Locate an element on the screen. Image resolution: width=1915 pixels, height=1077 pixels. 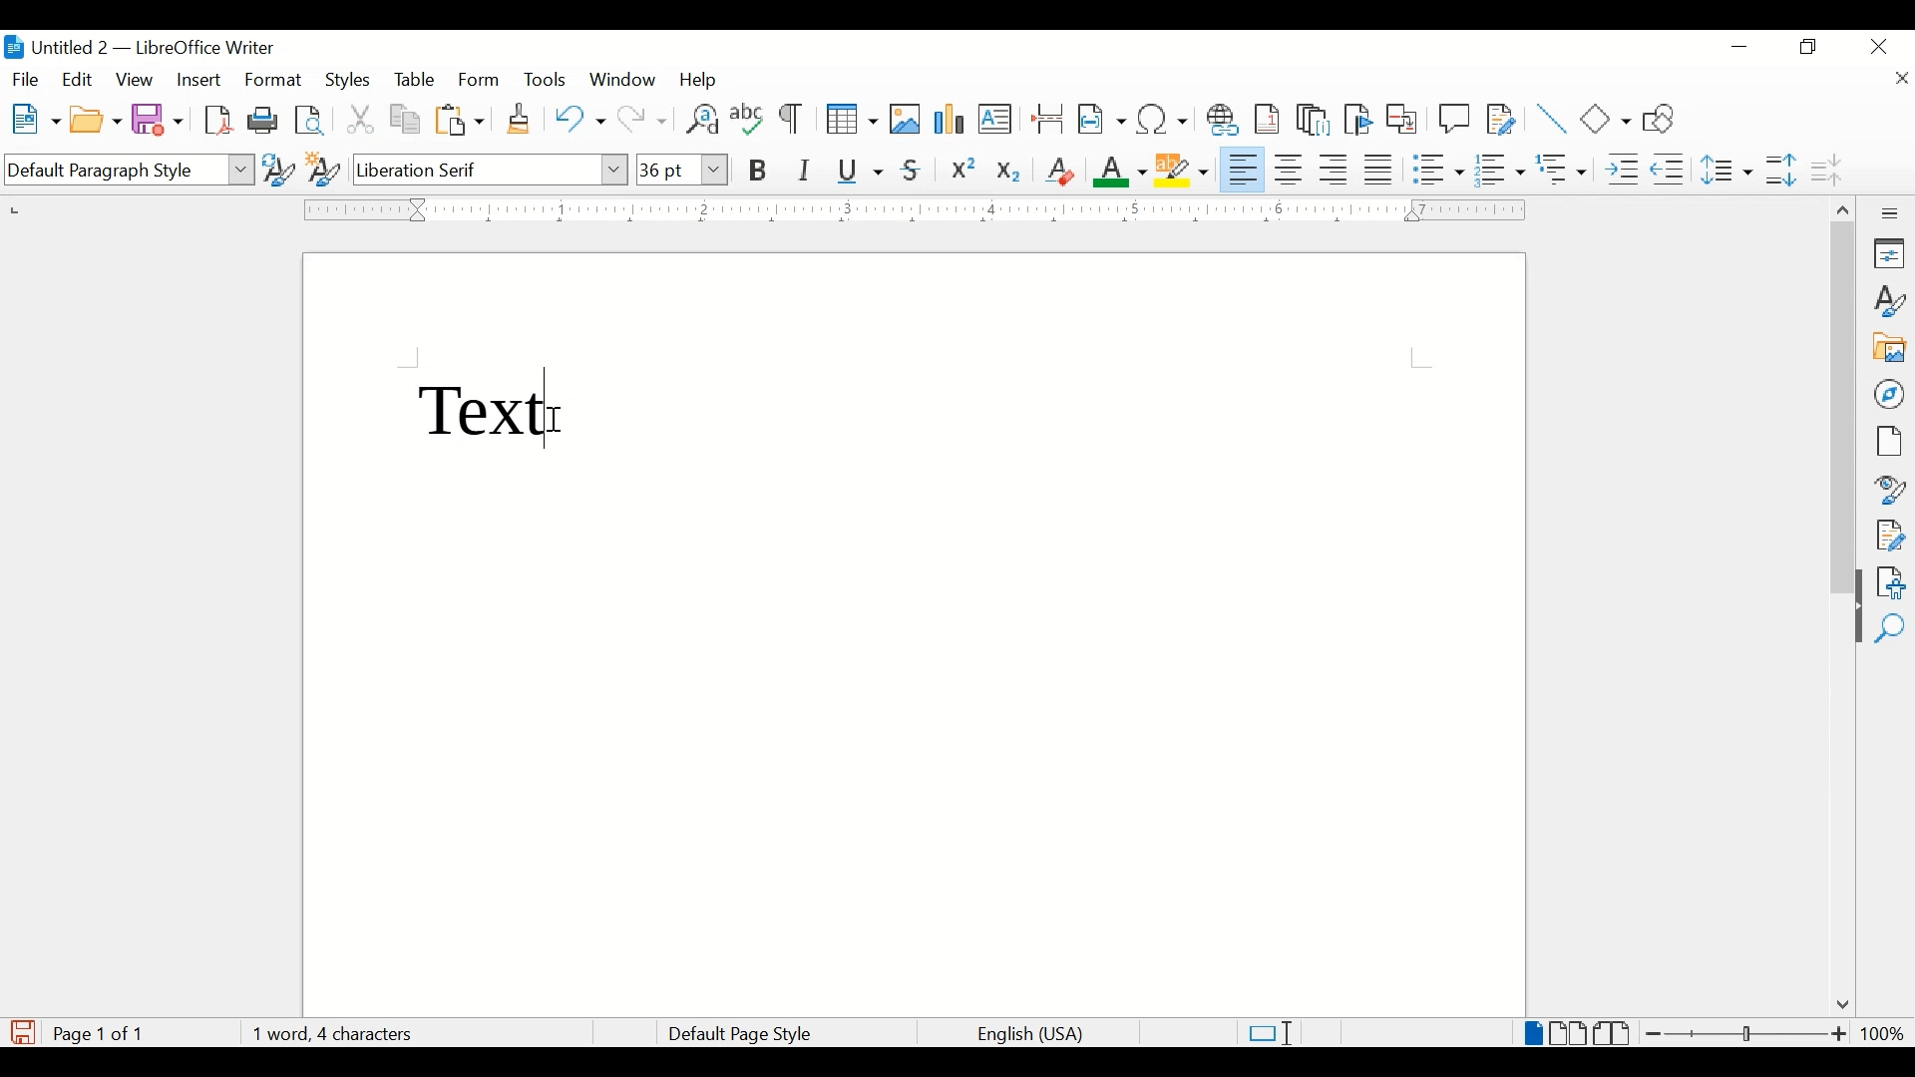
strikethrough is located at coordinates (912, 171).